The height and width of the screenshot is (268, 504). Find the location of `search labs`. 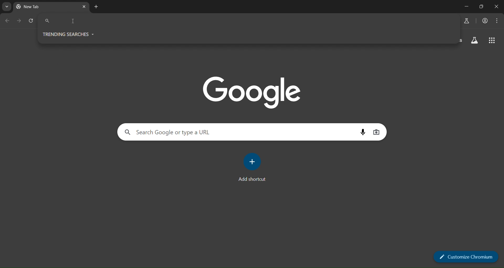

search labs is located at coordinates (466, 21).